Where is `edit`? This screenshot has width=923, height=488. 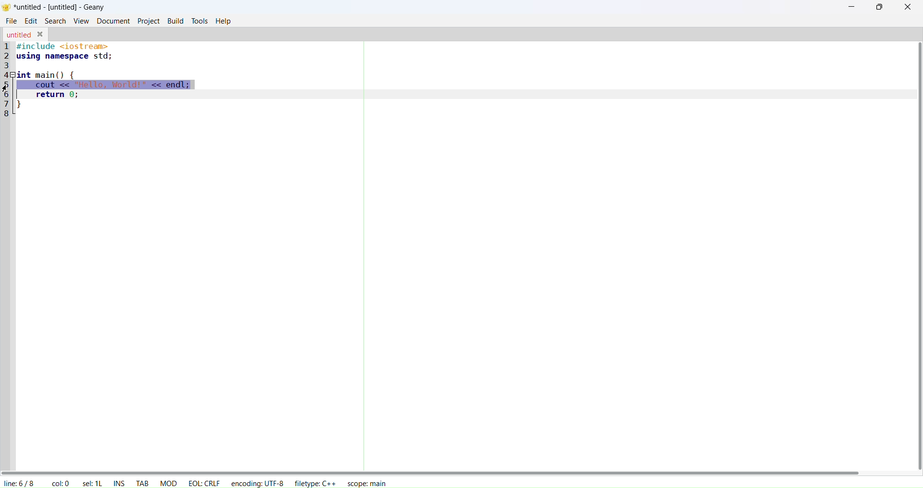
edit is located at coordinates (32, 20).